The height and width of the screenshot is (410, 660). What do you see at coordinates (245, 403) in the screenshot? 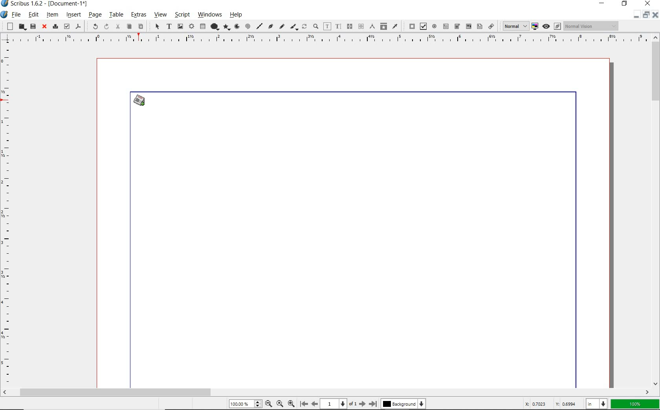
I see `Zoom 100.00%` at bounding box center [245, 403].